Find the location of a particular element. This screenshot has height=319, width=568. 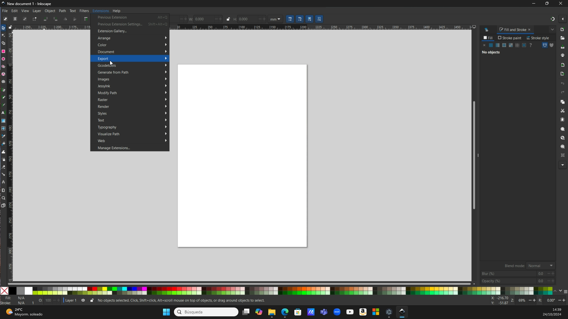

Picture Info is located at coordinates (527, 300).